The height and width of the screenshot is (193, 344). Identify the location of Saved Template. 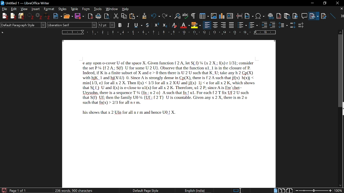
(169, 113).